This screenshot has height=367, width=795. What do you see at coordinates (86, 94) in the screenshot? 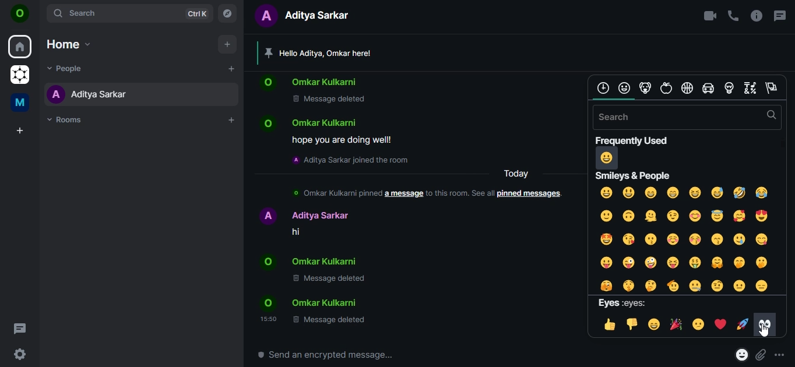
I see `aditya sarkar` at bounding box center [86, 94].